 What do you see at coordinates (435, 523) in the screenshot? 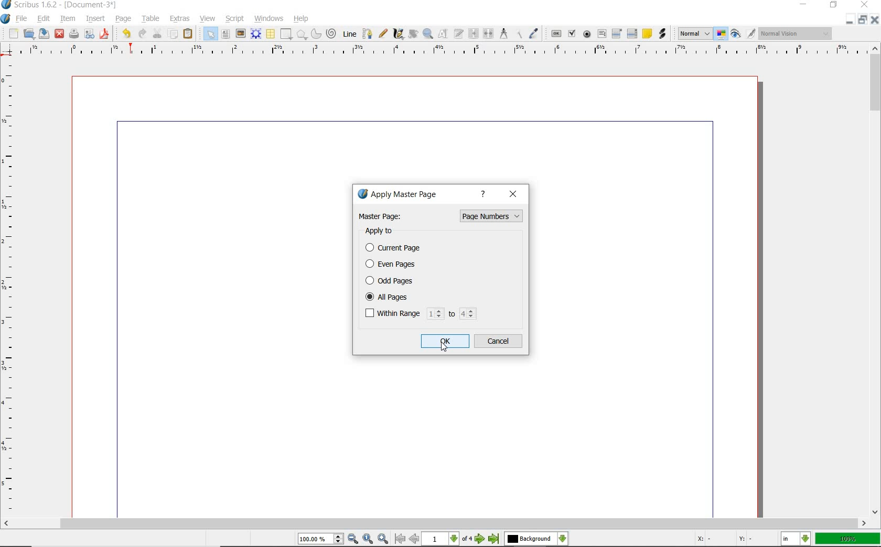
I see `scrollbar` at bounding box center [435, 523].